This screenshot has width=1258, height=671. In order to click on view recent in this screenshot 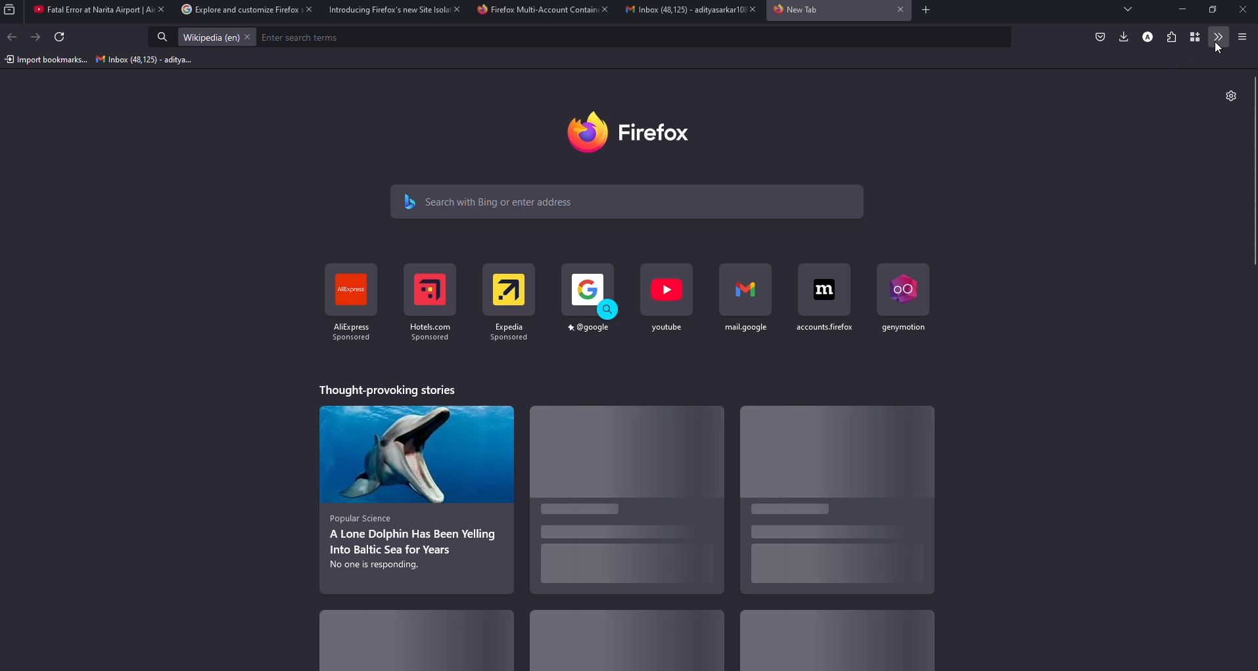, I will do `click(12, 10)`.